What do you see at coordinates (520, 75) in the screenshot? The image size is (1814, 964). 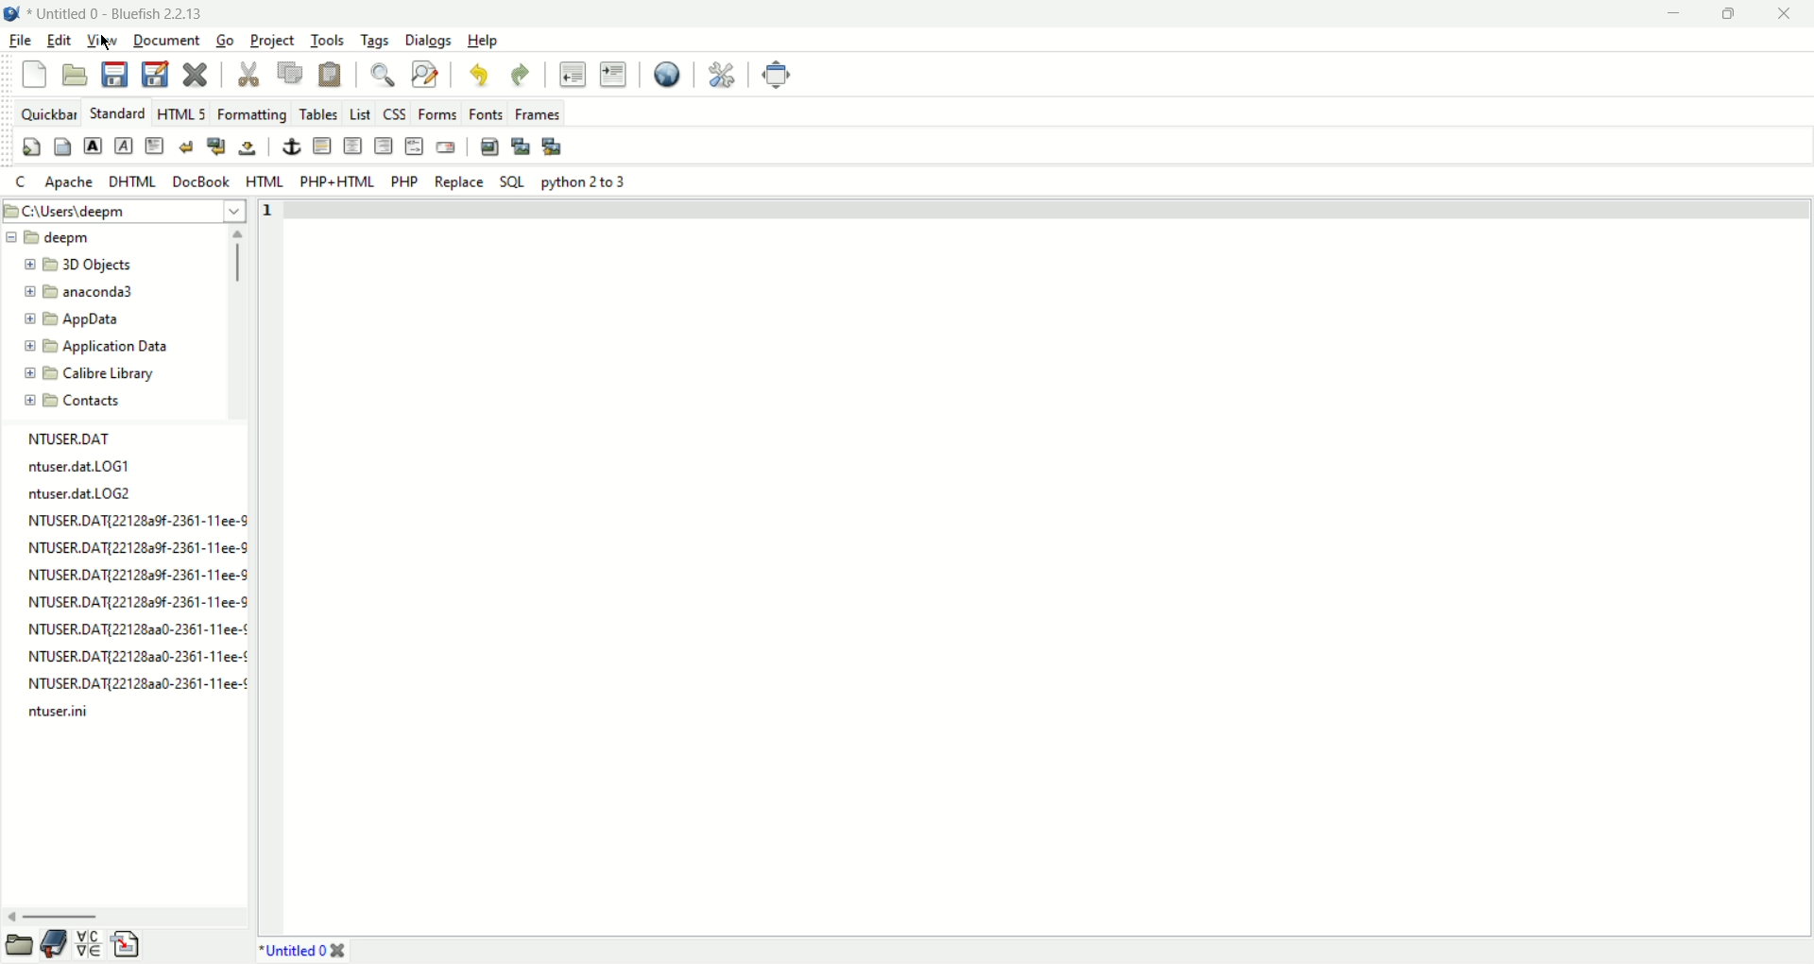 I see `redo` at bounding box center [520, 75].